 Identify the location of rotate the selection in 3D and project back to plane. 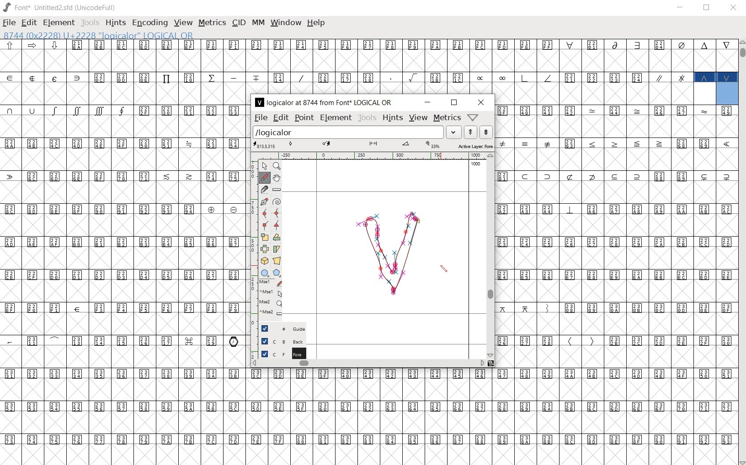
(263, 261).